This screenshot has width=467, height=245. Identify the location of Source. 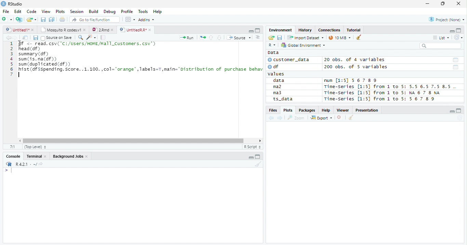
(238, 38).